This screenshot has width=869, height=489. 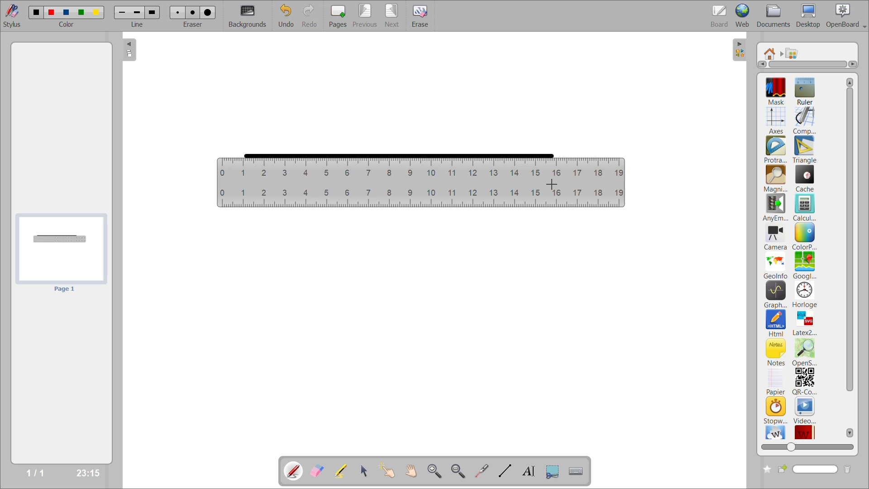 I want to click on eraser 3, so click(x=208, y=12).